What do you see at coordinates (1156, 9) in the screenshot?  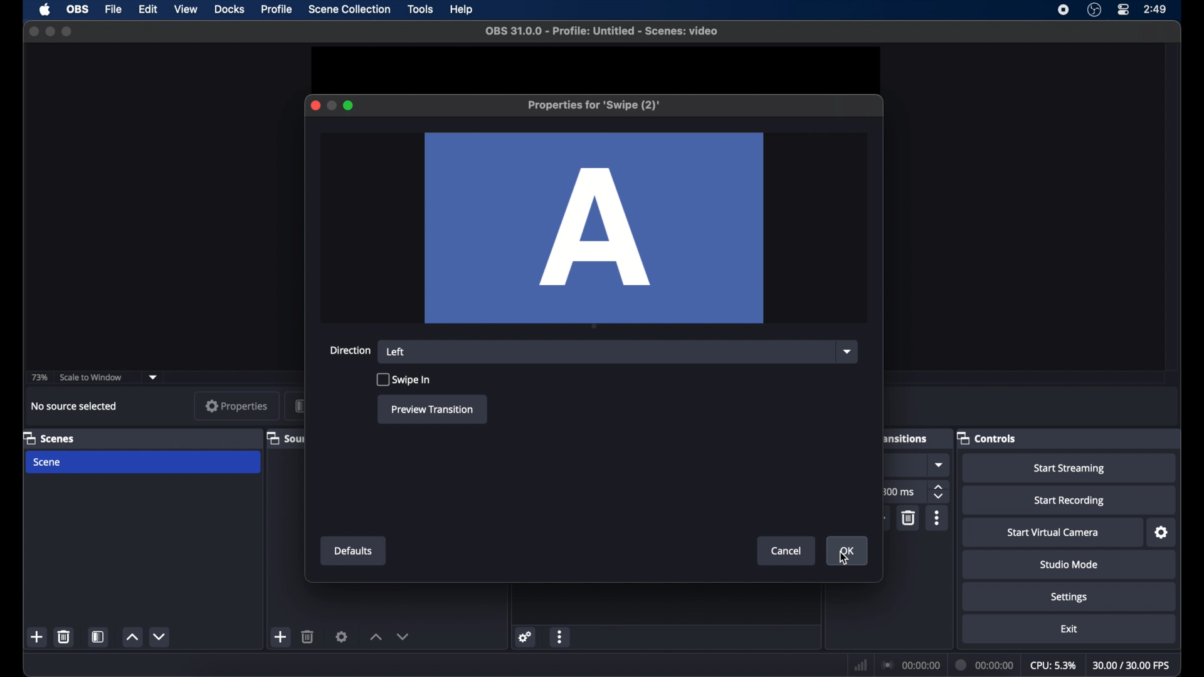 I see `time` at bounding box center [1156, 9].